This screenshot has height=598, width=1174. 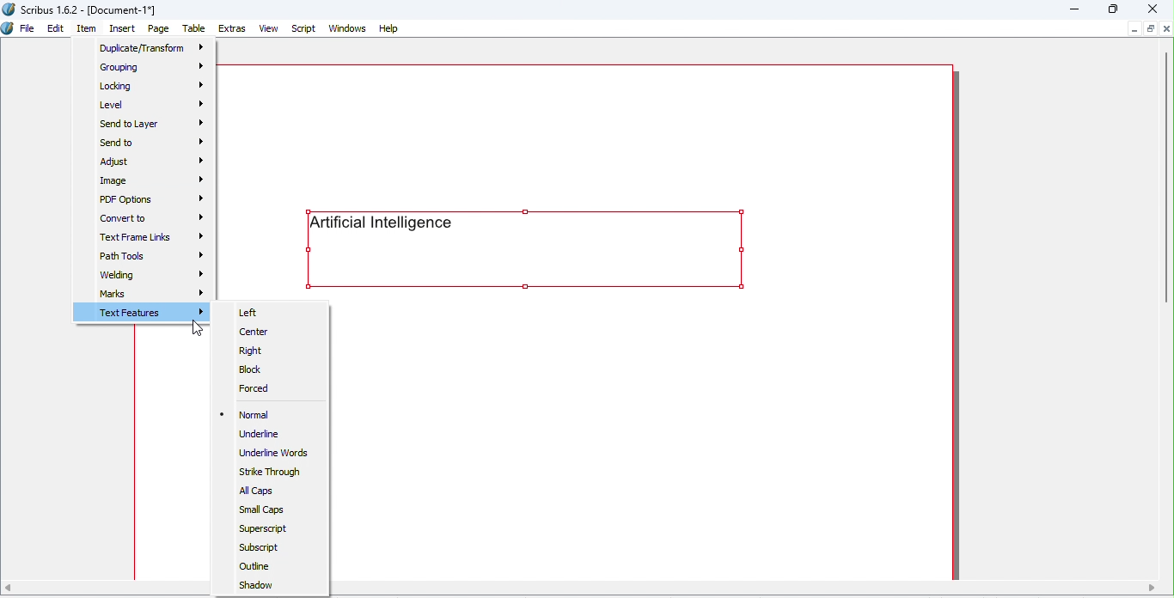 I want to click on All caps, so click(x=258, y=492).